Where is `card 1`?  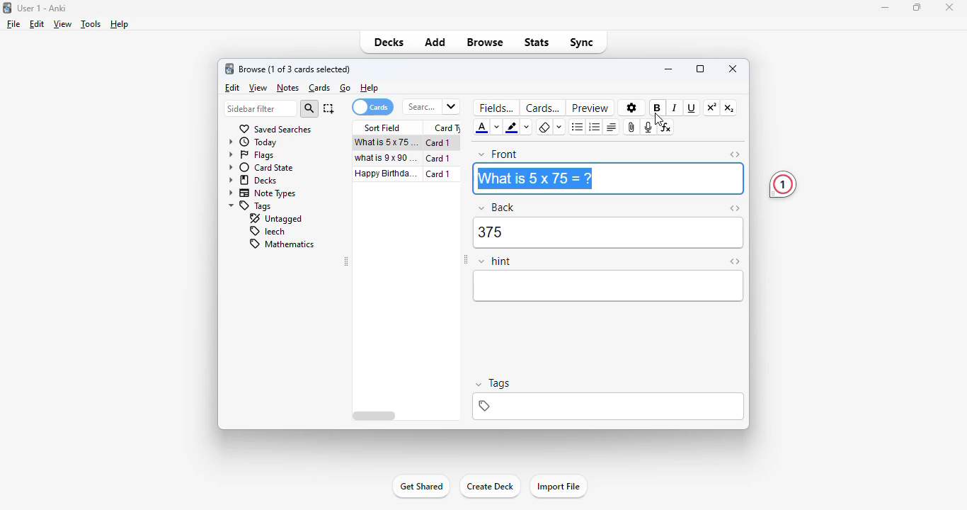
card 1 is located at coordinates (438, 174).